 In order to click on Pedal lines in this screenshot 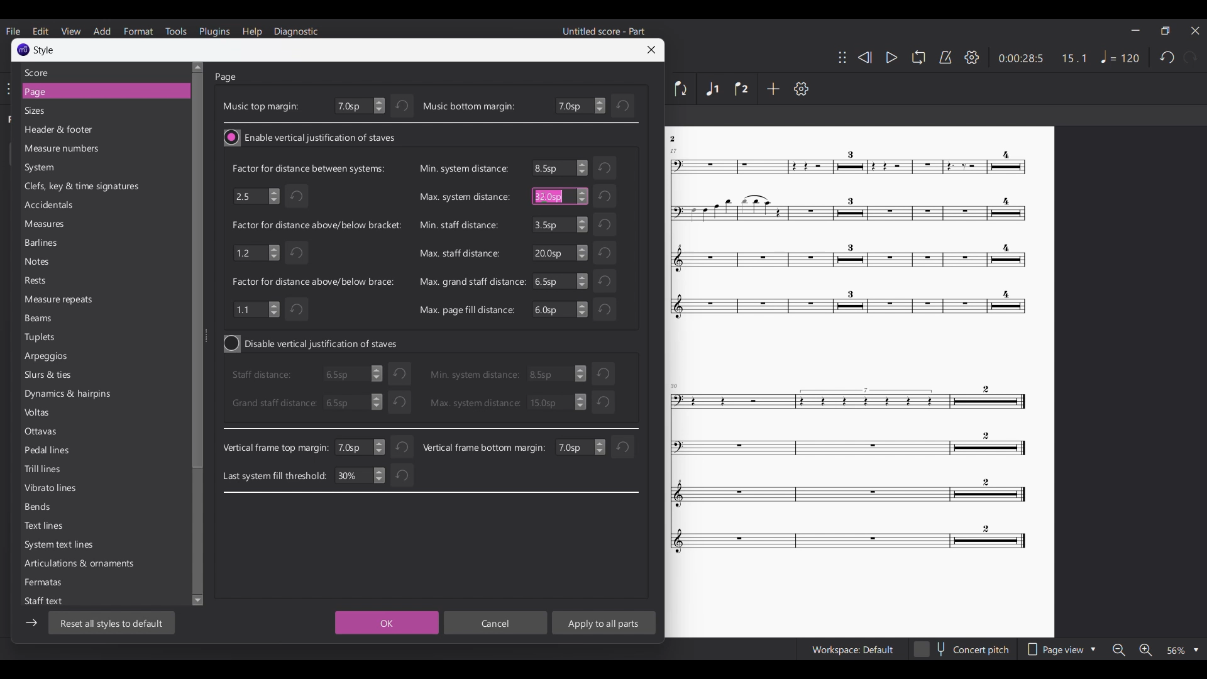, I will do `click(66, 451)`.